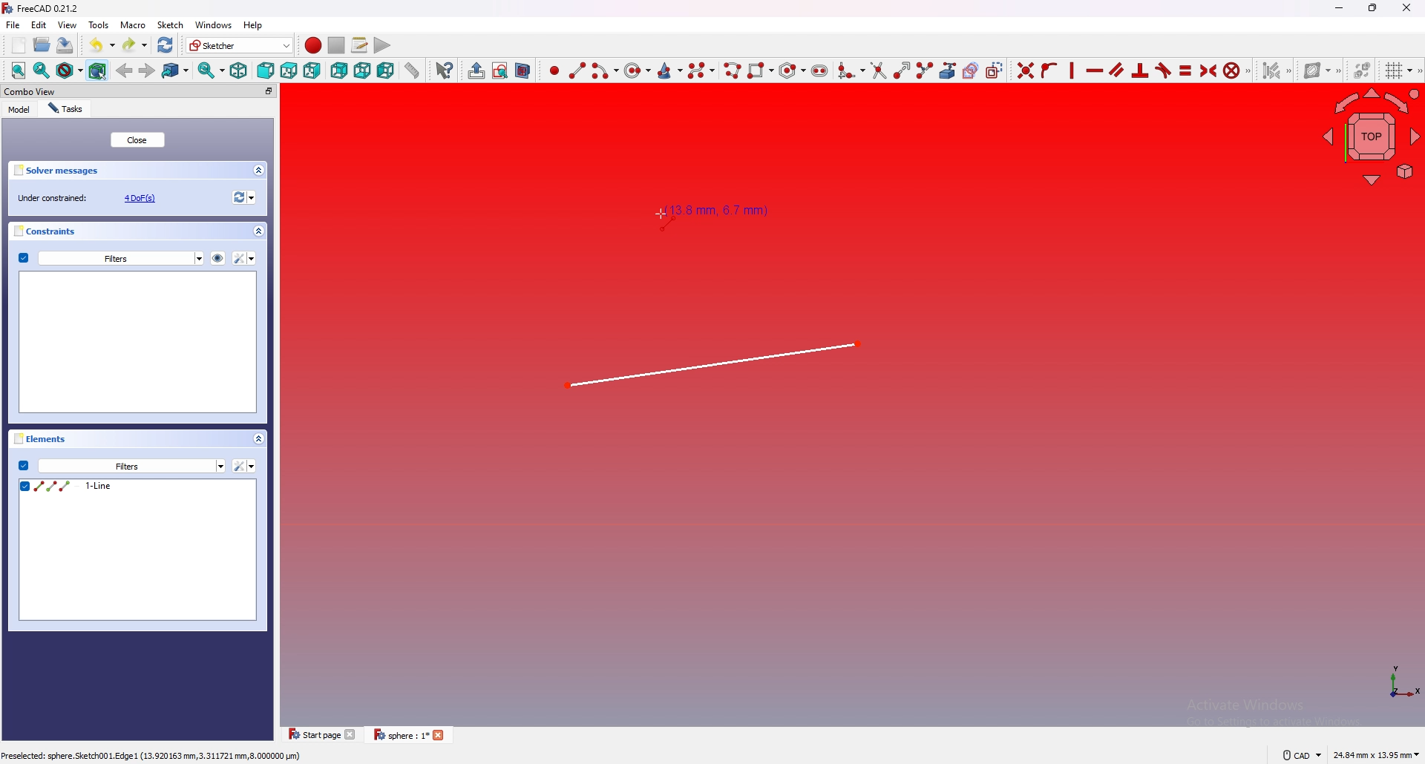 This screenshot has height=764, width=1425. Describe the element at coordinates (140, 92) in the screenshot. I see `Combo View` at that location.